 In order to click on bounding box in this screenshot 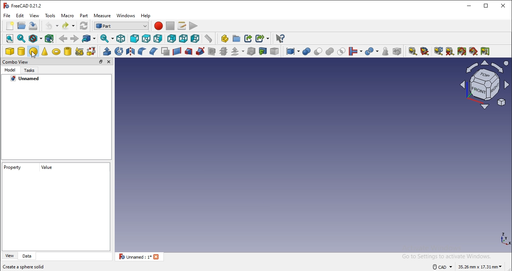, I will do `click(48, 39)`.